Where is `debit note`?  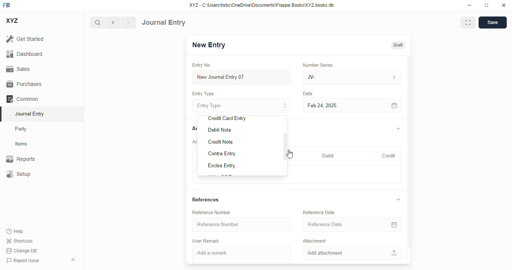 debit note is located at coordinates (220, 130).